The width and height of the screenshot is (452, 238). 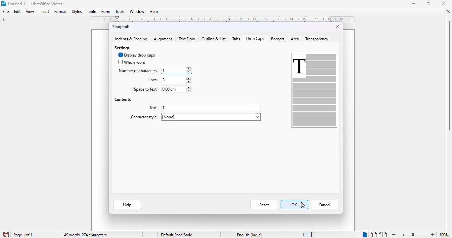 What do you see at coordinates (123, 48) in the screenshot?
I see `settings` at bounding box center [123, 48].